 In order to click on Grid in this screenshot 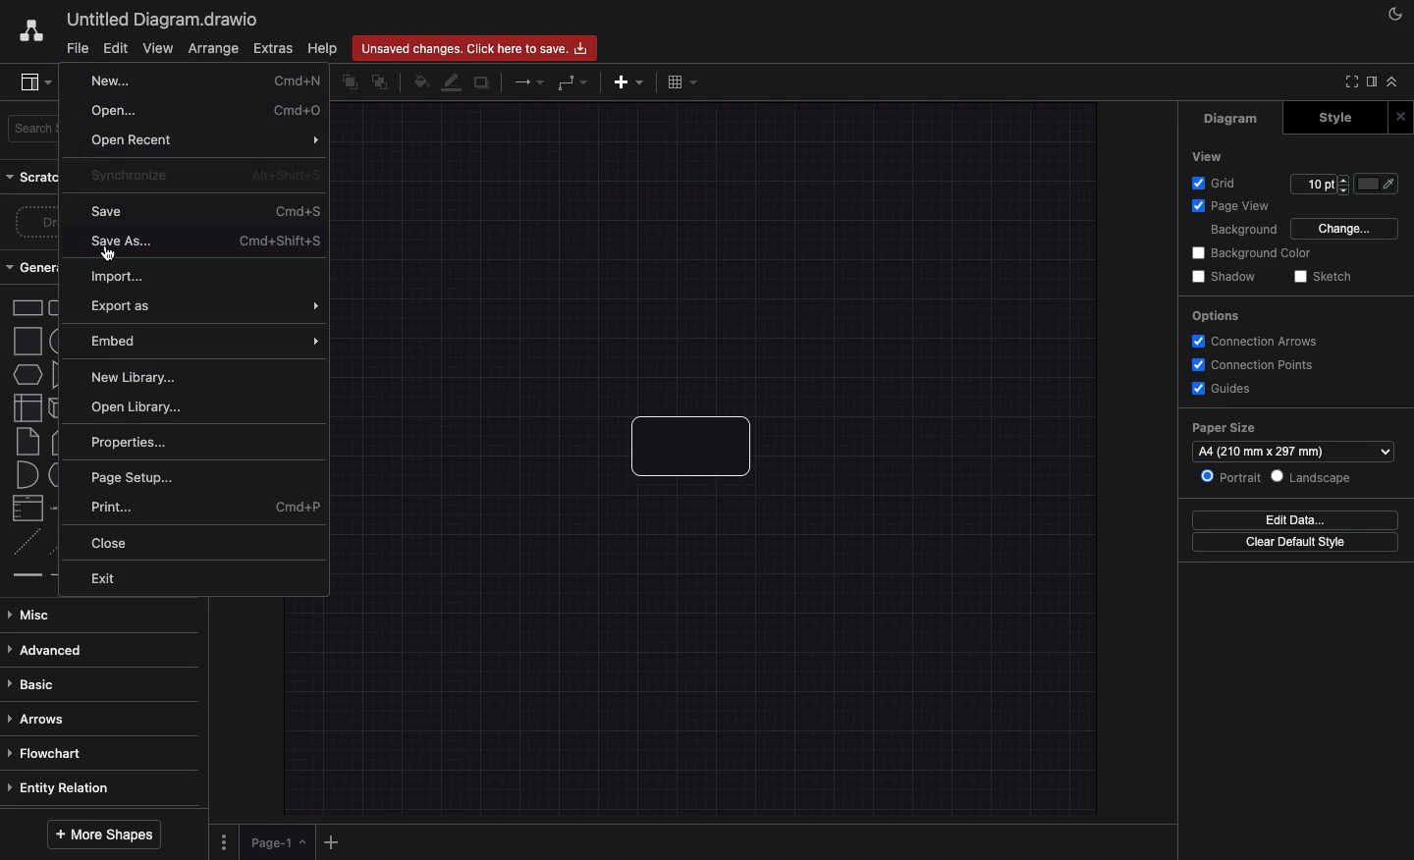, I will do `click(1217, 184)`.